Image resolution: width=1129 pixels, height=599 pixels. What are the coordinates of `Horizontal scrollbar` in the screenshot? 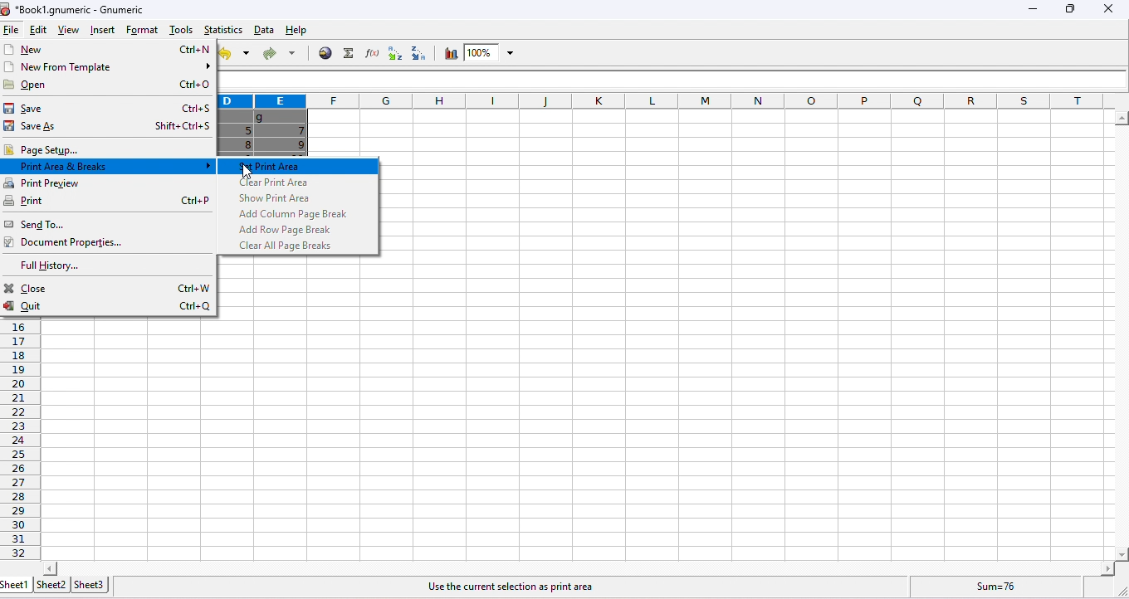 It's located at (579, 567).